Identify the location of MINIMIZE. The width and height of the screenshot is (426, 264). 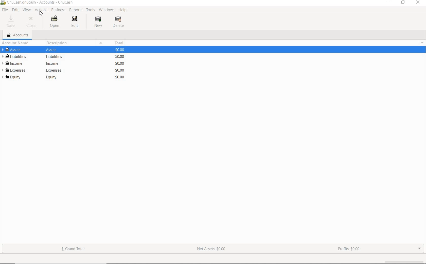
(389, 2).